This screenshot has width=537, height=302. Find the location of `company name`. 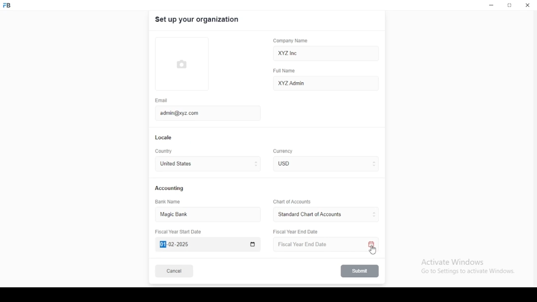

company name is located at coordinates (290, 41).